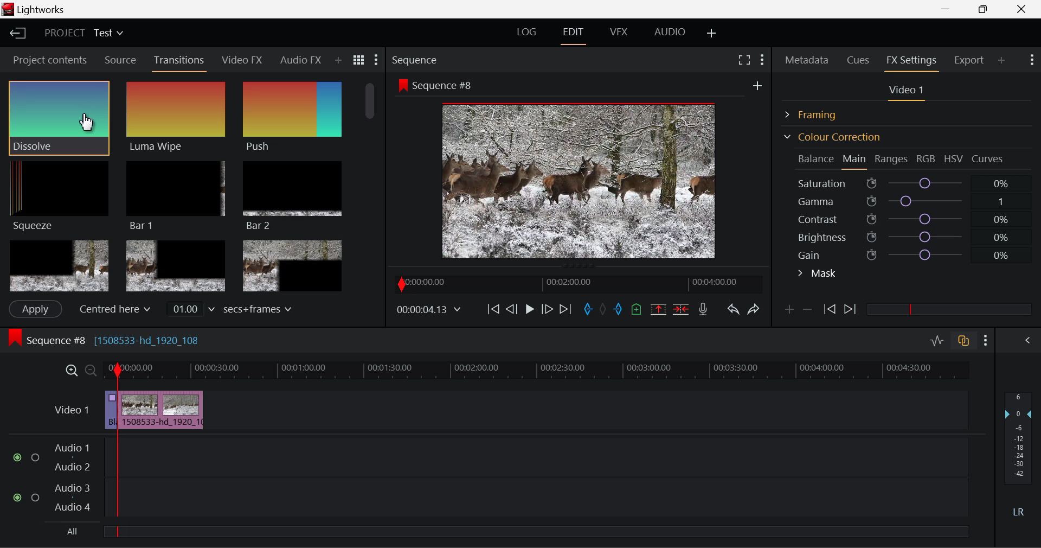  Describe the element at coordinates (619, 310) in the screenshot. I see `Mark Out` at that location.